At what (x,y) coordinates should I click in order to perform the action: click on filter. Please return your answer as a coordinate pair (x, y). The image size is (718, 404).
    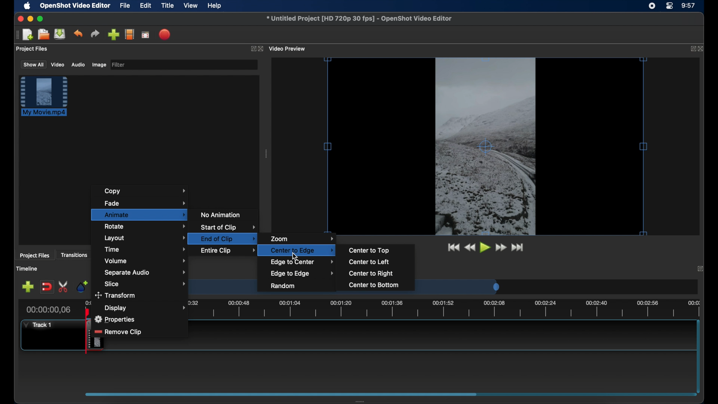
    Looking at the image, I should click on (119, 65).